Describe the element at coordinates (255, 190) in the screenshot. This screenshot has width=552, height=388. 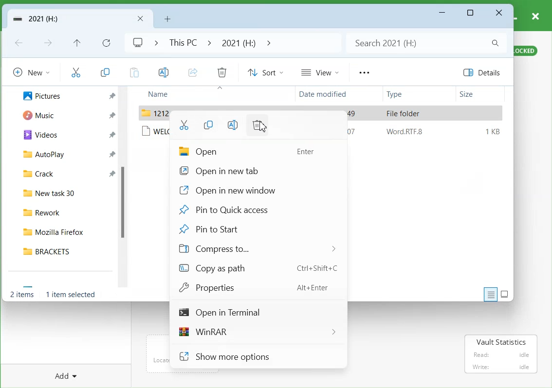
I see `Open in new window` at that location.